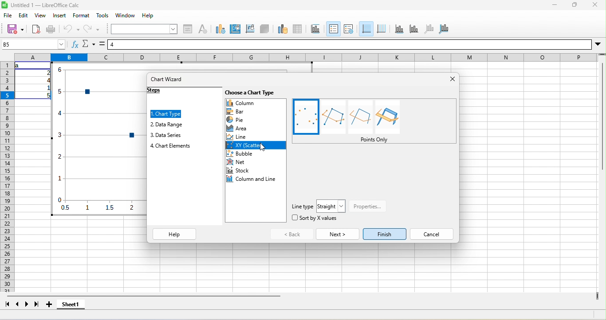 This screenshot has height=320, width=606. I want to click on edit, so click(24, 16).